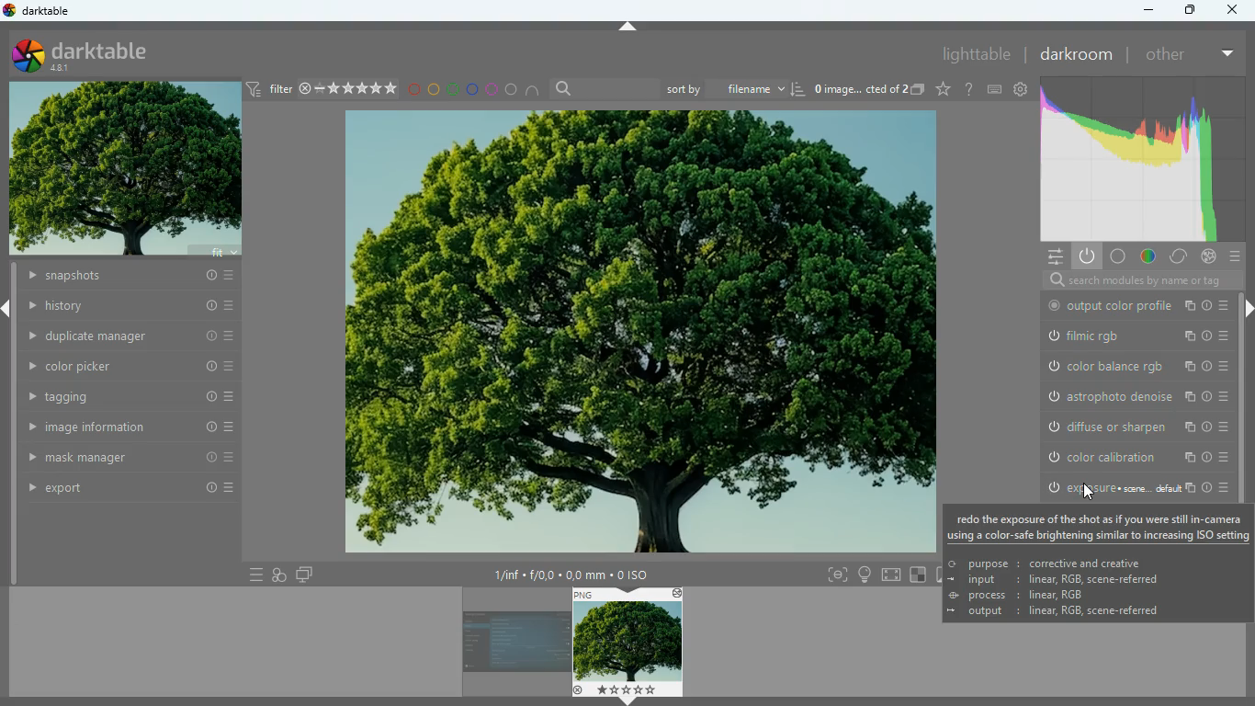  I want to click on lighttable, so click(977, 54).